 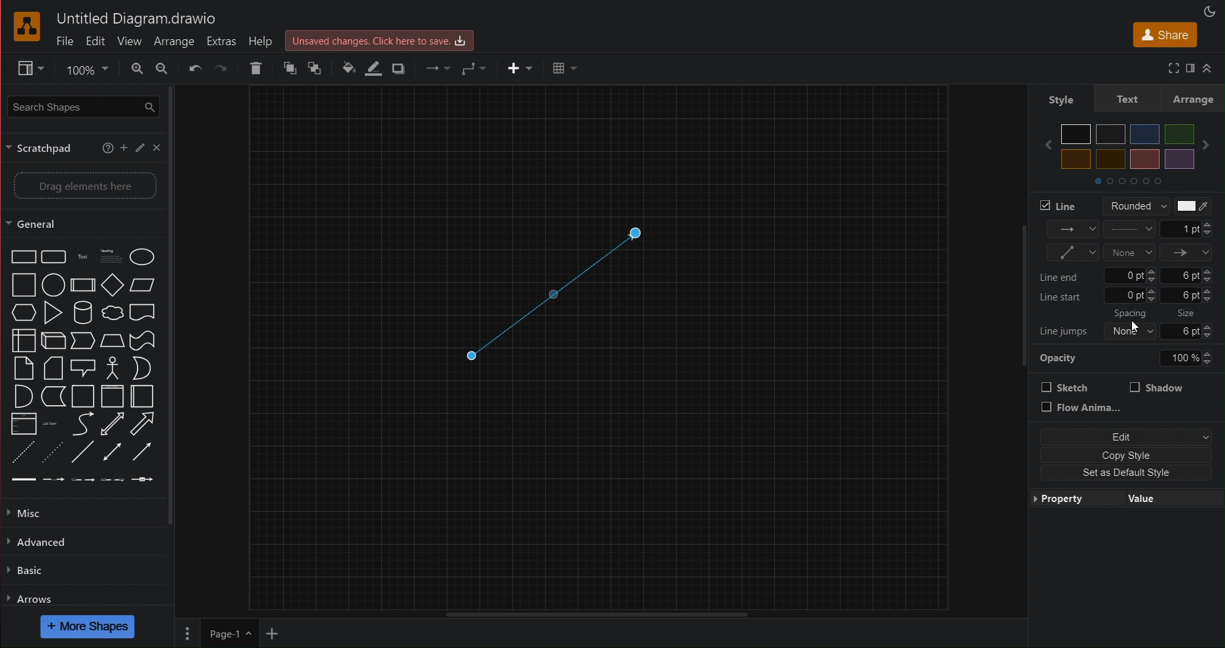 What do you see at coordinates (317, 68) in the screenshot?
I see `Send to back` at bounding box center [317, 68].